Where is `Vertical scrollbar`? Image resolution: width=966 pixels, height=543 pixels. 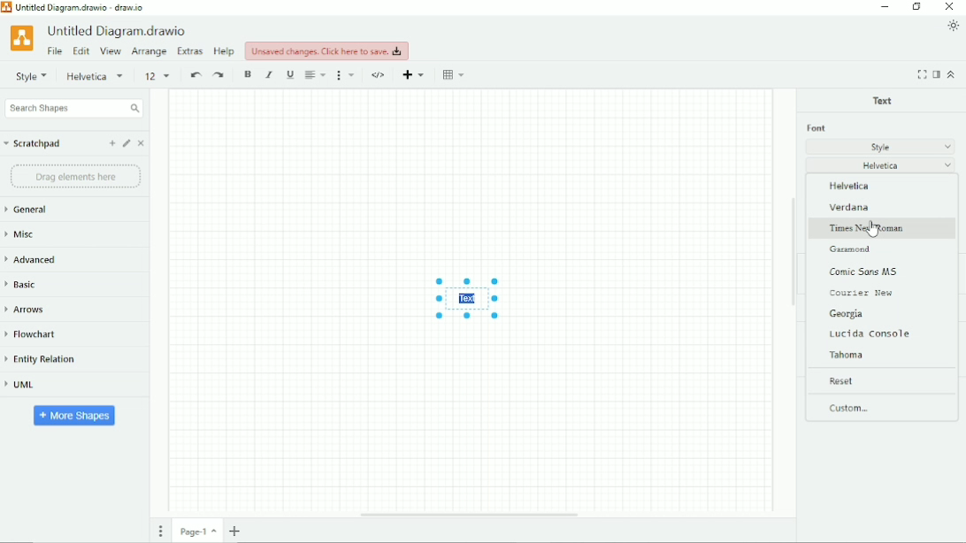
Vertical scrollbar is located at coordinates (793, 251).